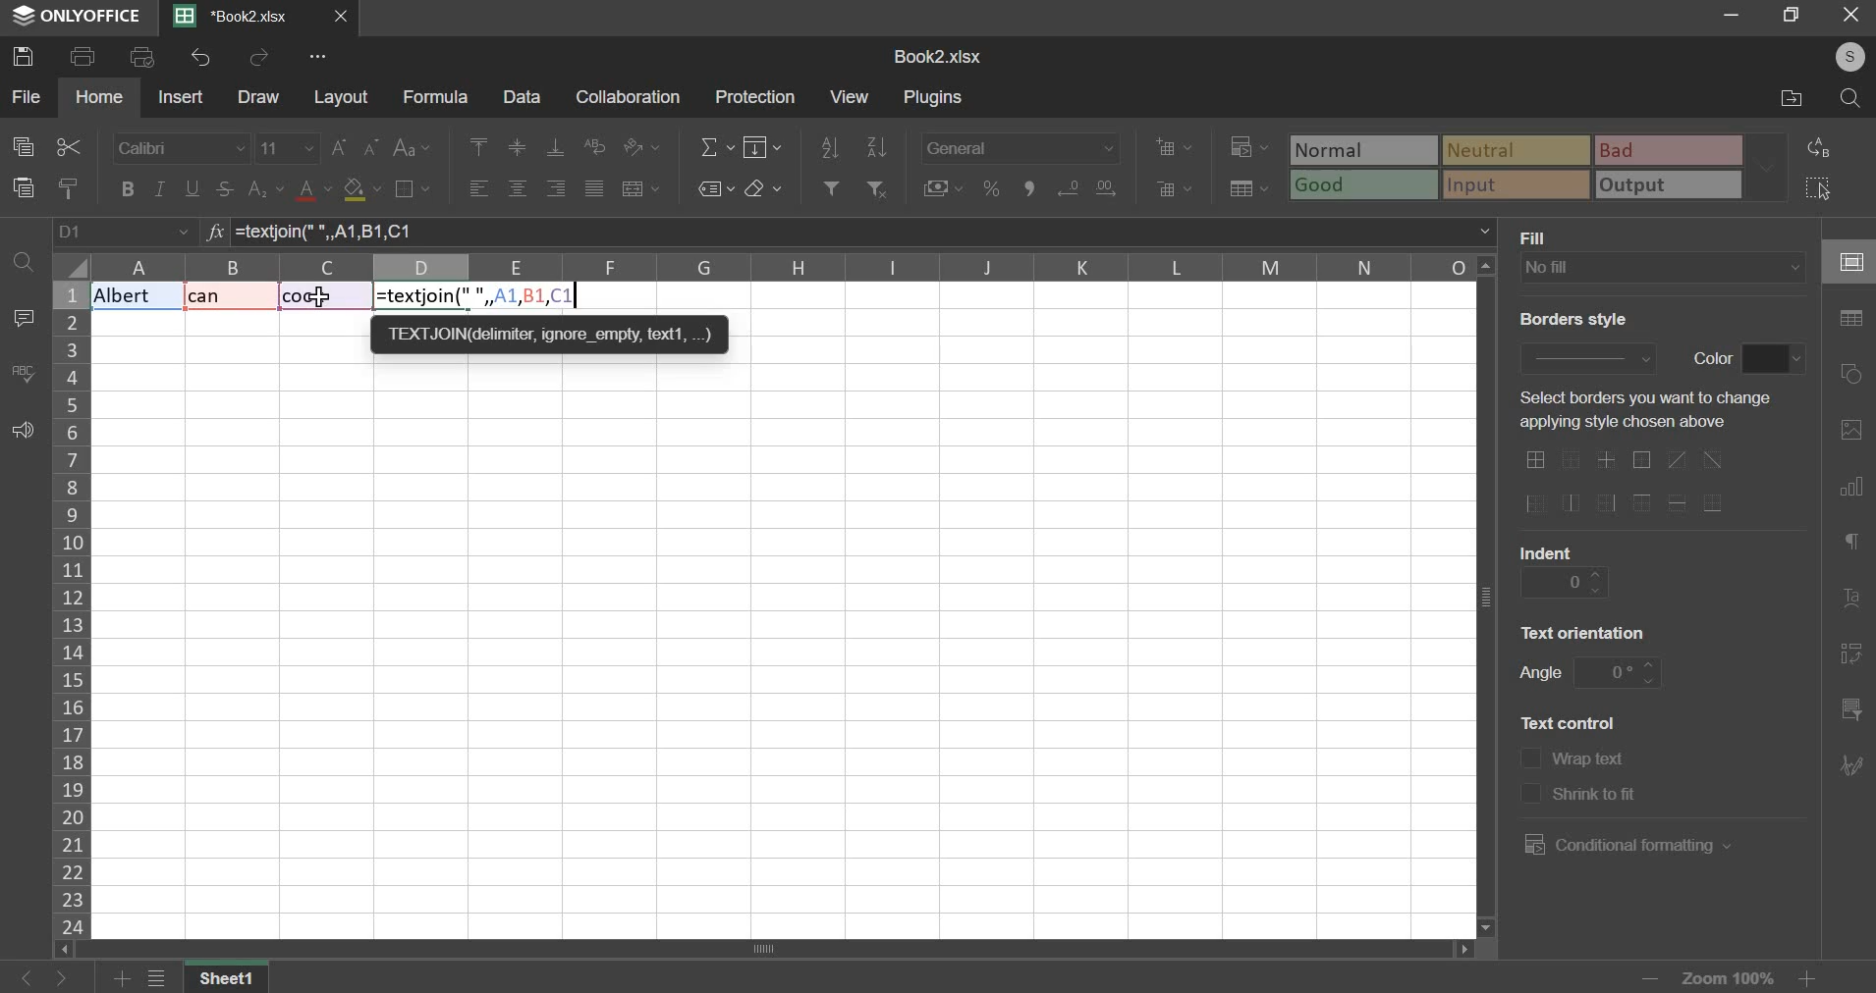 The width and height of the screenshot is (1876, 993). I want to click on align right, so click(557, 188).